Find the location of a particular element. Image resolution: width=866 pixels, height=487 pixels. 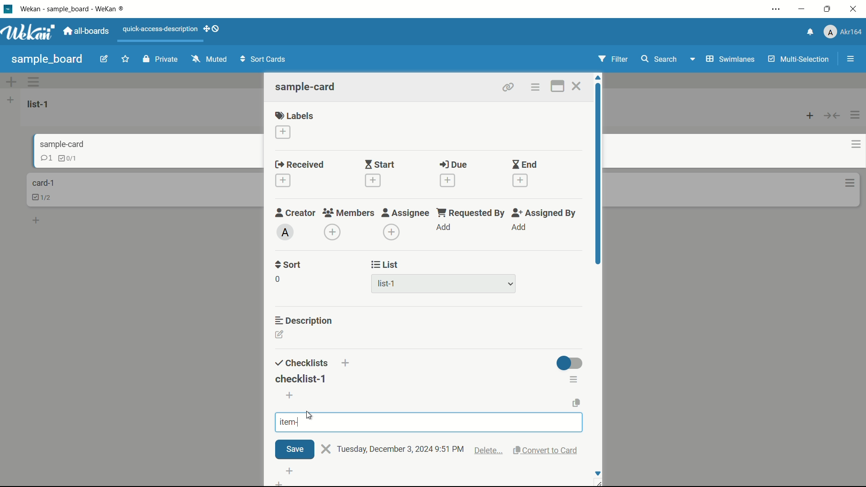

profile is located at coordinates (842, 32).